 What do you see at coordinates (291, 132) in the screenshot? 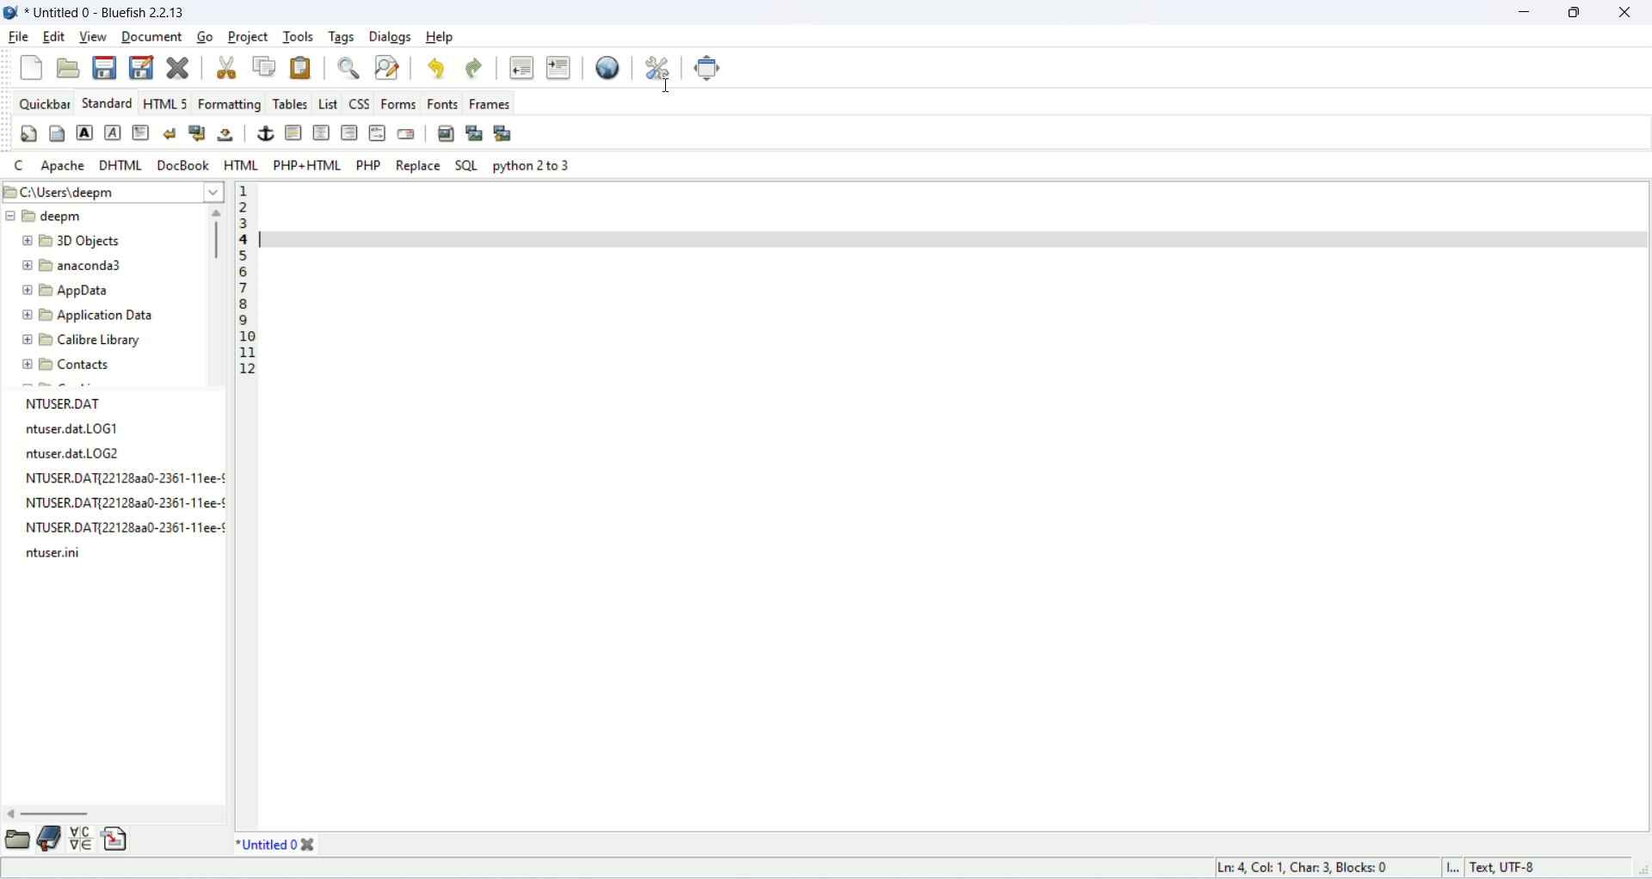
I see `horizontal rule` at bounding box center [291, 132].